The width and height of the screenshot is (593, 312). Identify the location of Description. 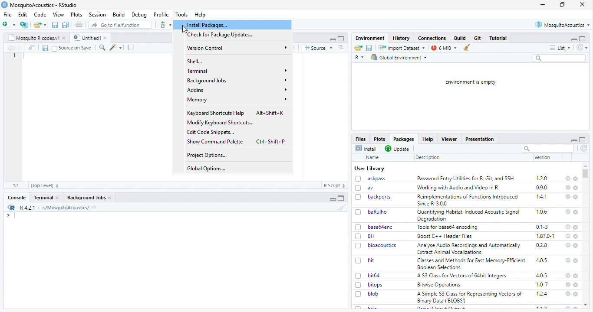
(428, 158).